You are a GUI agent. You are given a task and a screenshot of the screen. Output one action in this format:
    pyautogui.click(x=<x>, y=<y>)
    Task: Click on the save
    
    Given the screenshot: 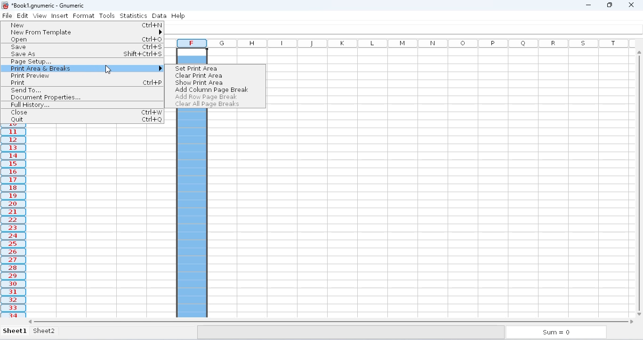 What is the action you would take?
    pyautogui.click(x=19, y=47)
    